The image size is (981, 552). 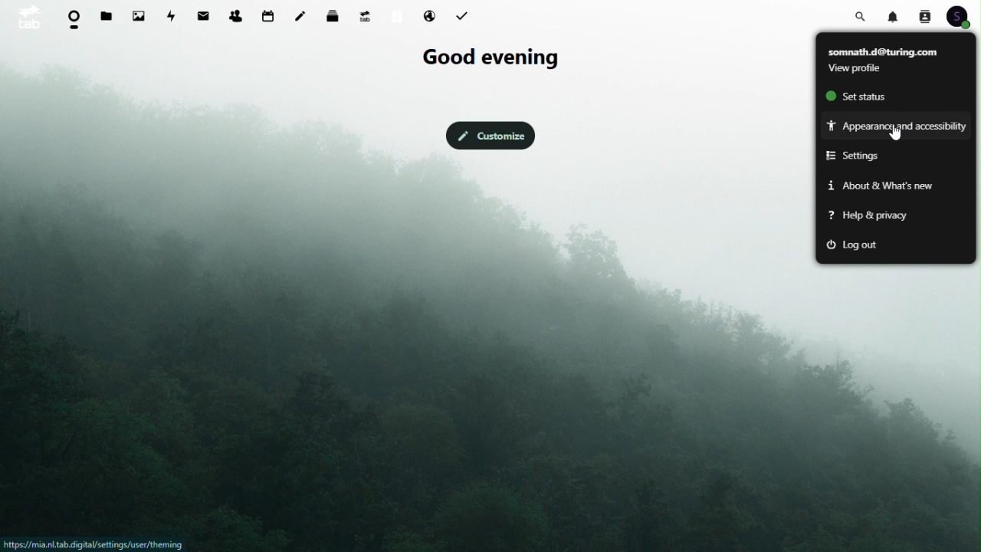 I want to click on Help and privacy, so click(x=870, y=219).